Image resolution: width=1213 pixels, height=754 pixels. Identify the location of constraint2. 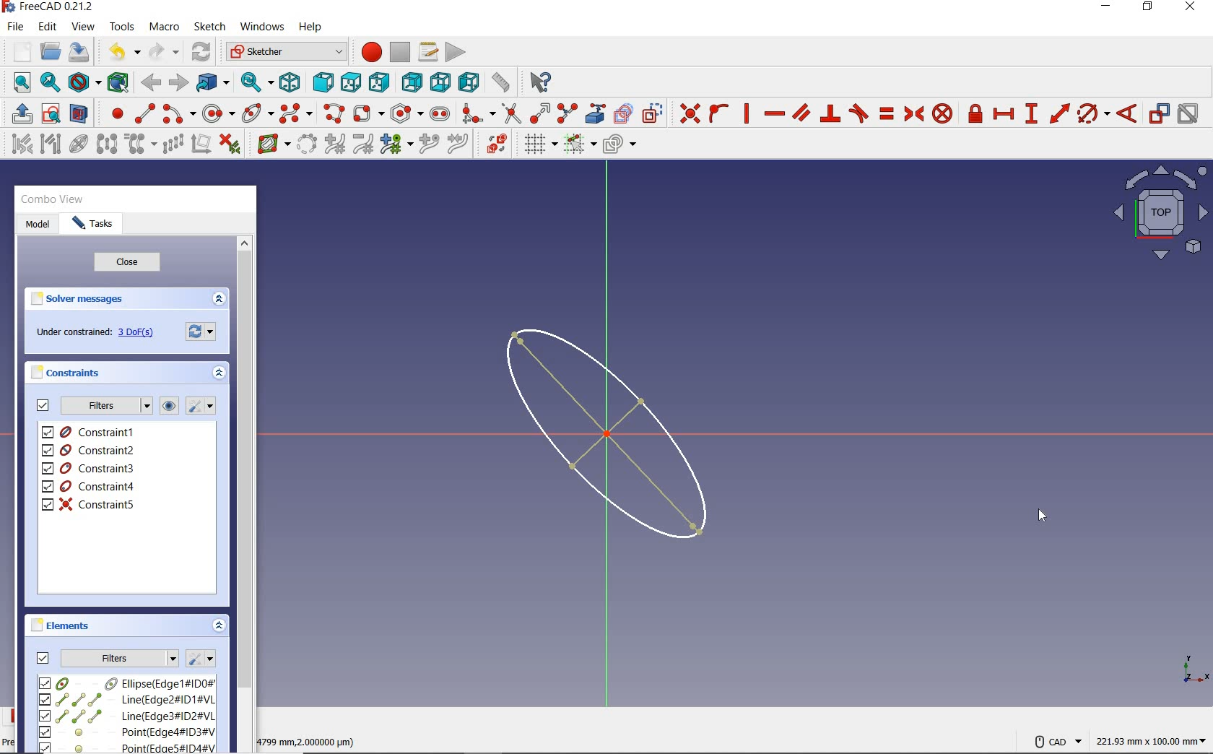
(90, 450).